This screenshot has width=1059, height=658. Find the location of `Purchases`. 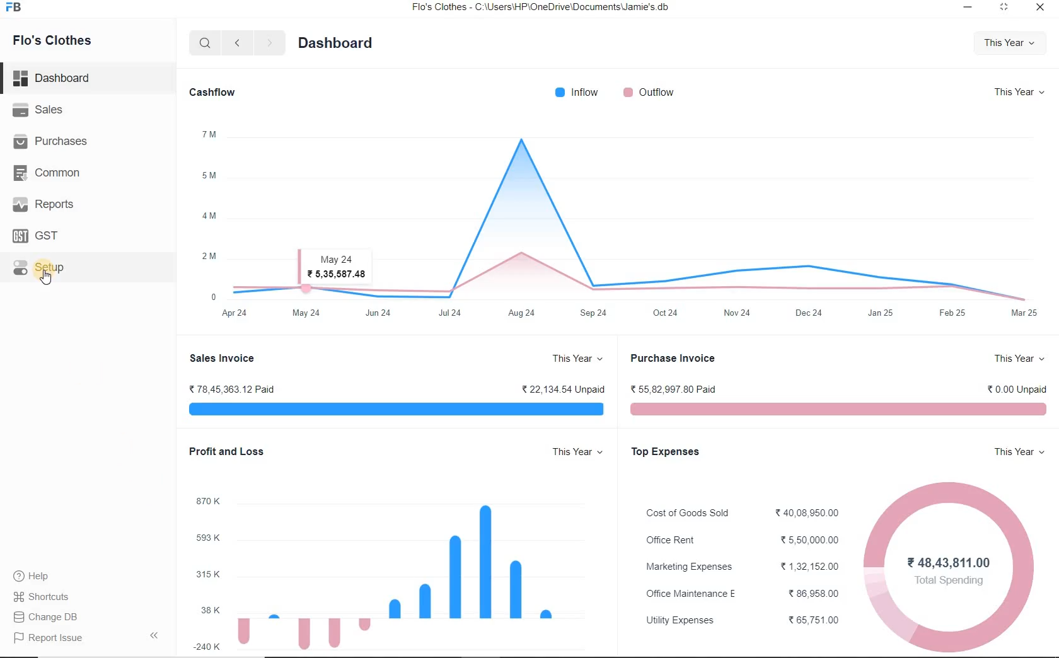

Purchases is located at coordinates (52, 142).